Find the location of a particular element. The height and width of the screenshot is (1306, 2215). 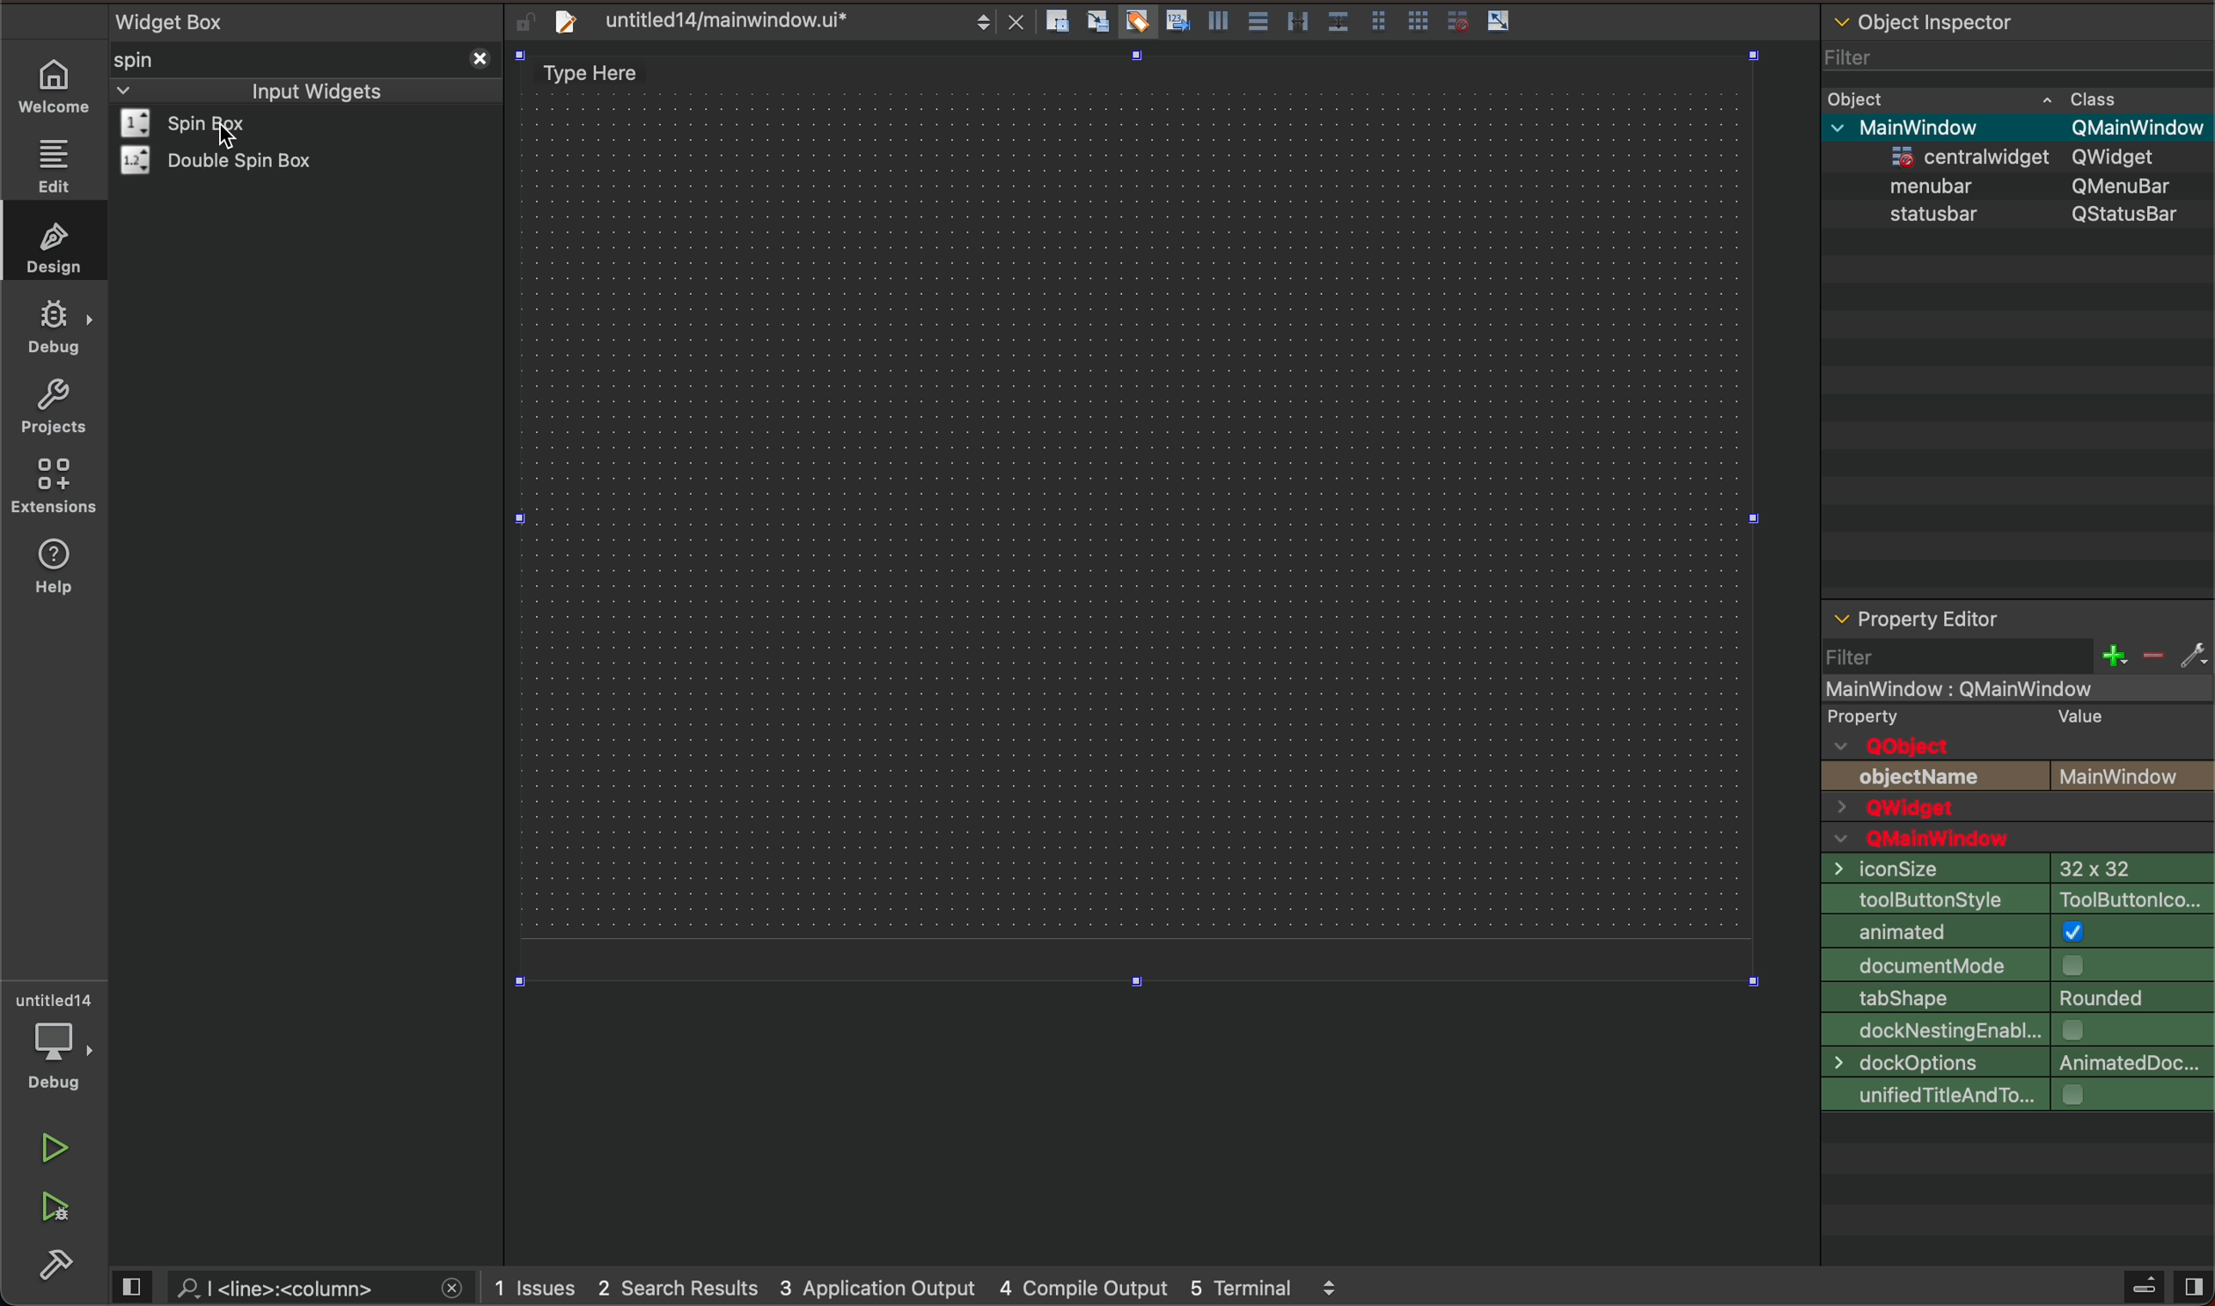

widget box is located at coordinates (311, 19).